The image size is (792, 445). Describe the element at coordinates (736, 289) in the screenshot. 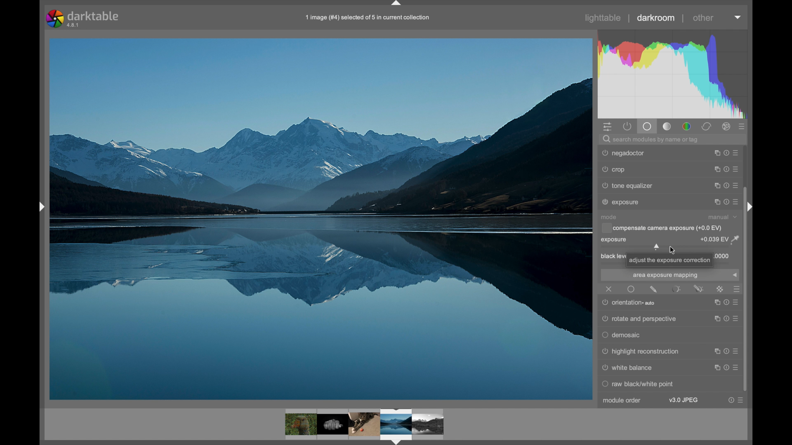

I see `presets` at that location.